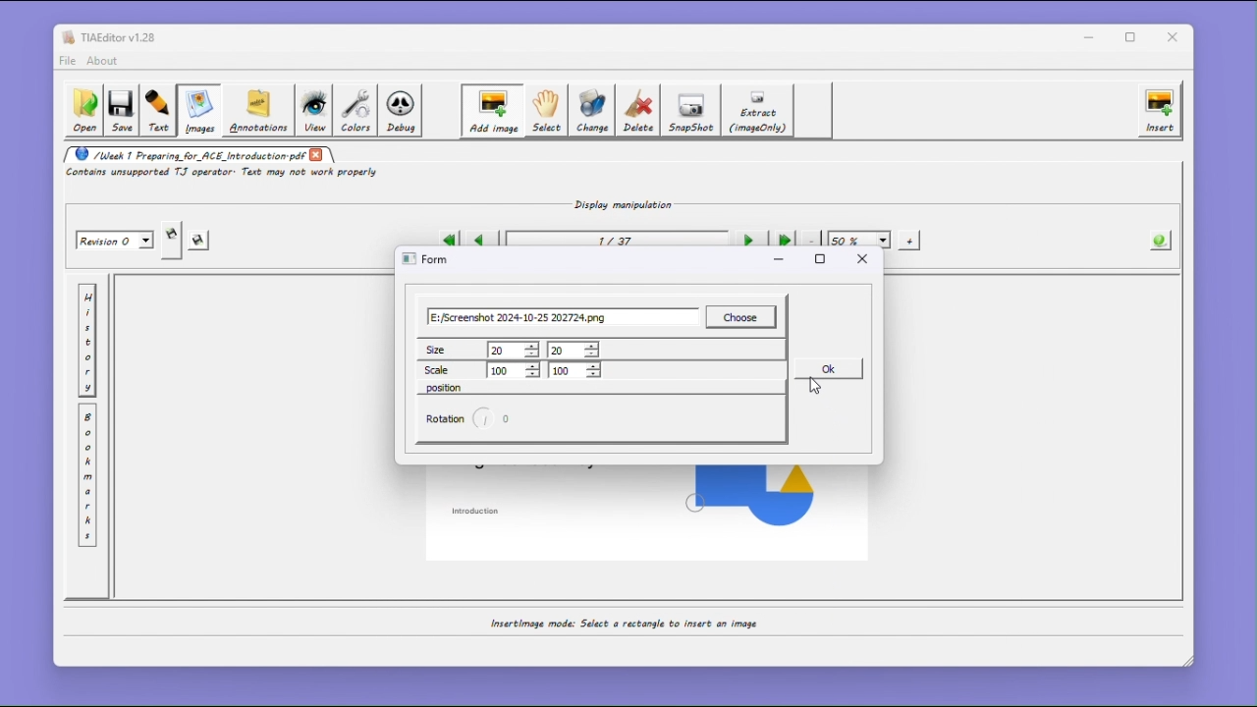  I want to click on Change, so click(593, 110).